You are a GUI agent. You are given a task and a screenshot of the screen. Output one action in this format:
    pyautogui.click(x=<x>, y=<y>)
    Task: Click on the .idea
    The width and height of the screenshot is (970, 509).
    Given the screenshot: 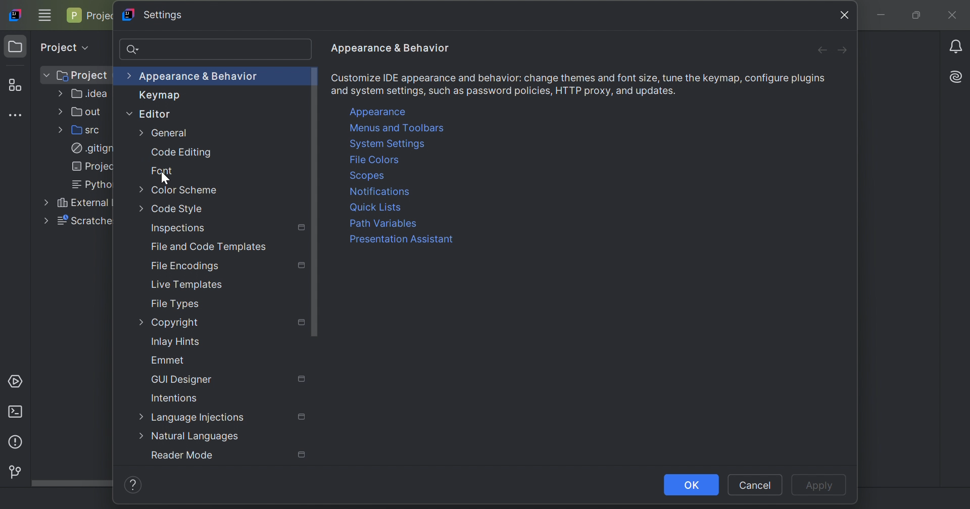 What is the action you would take?
    pyautogui.click(x=84, y=95)
    